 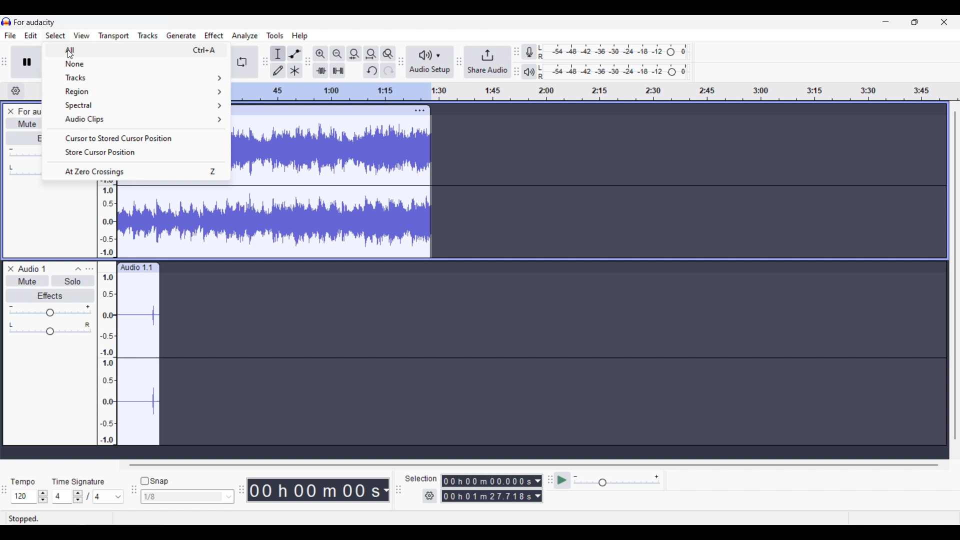 What do you see at coordinates (615, 72) in the screenshot?
I see `Playback level` at bounding box center [615, 72].